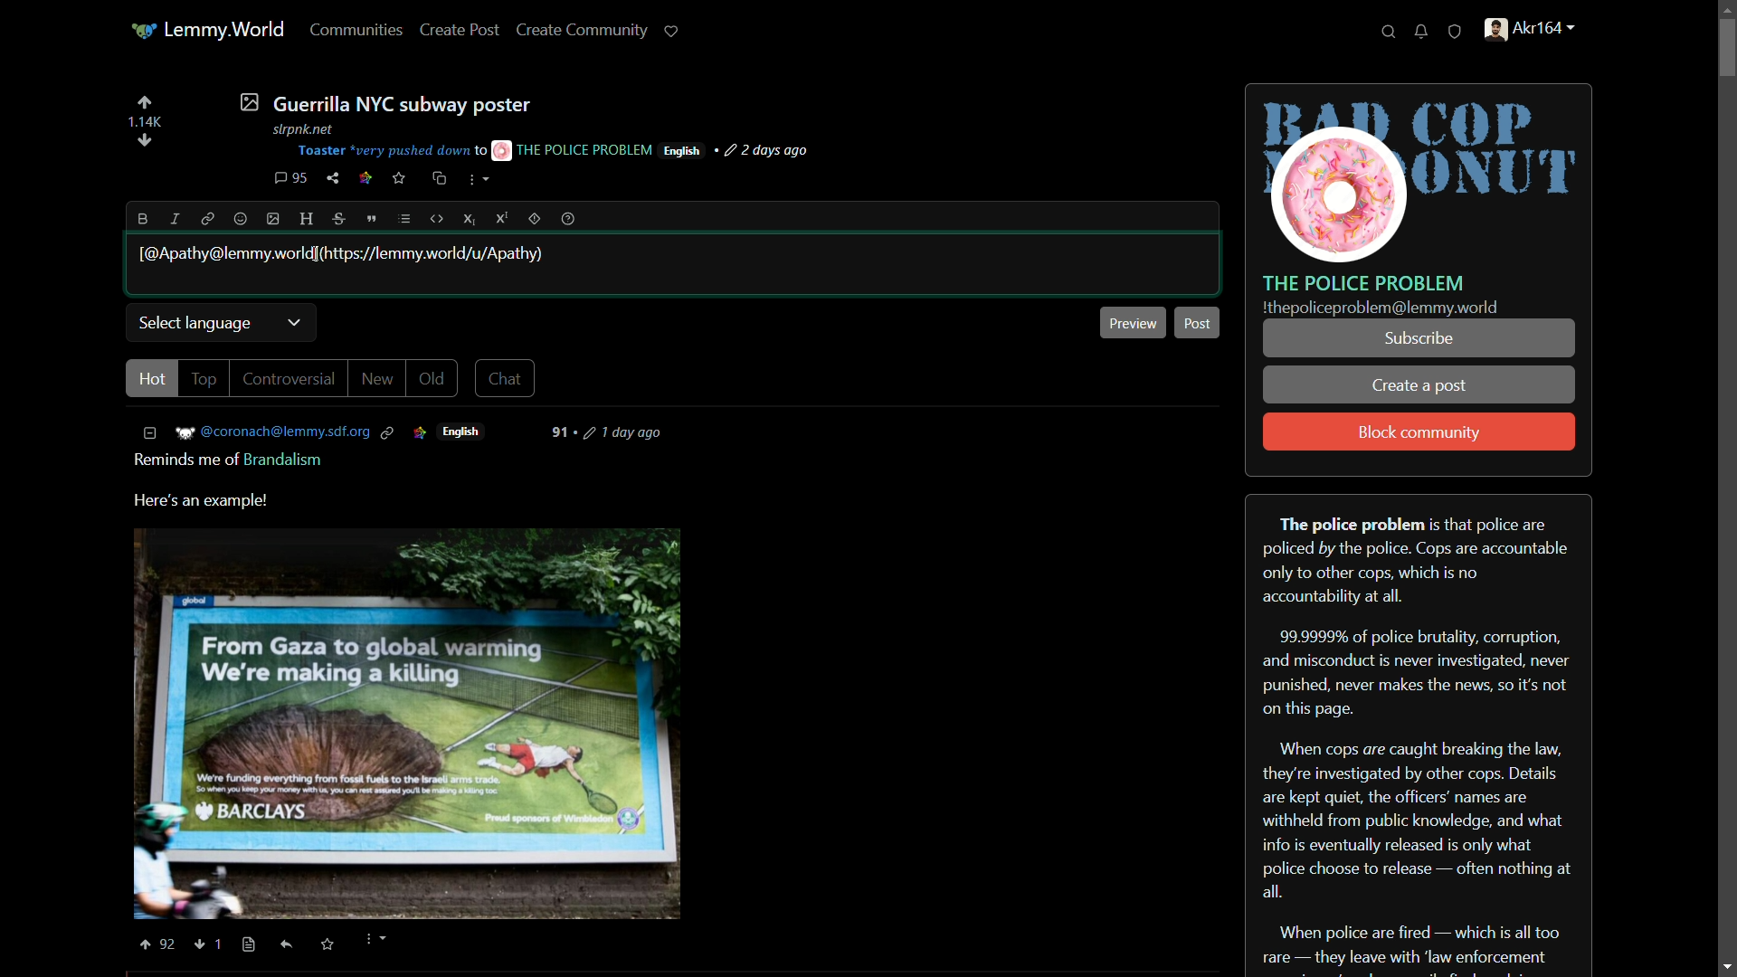  I want to click on scroll down, so click(1723, 963).